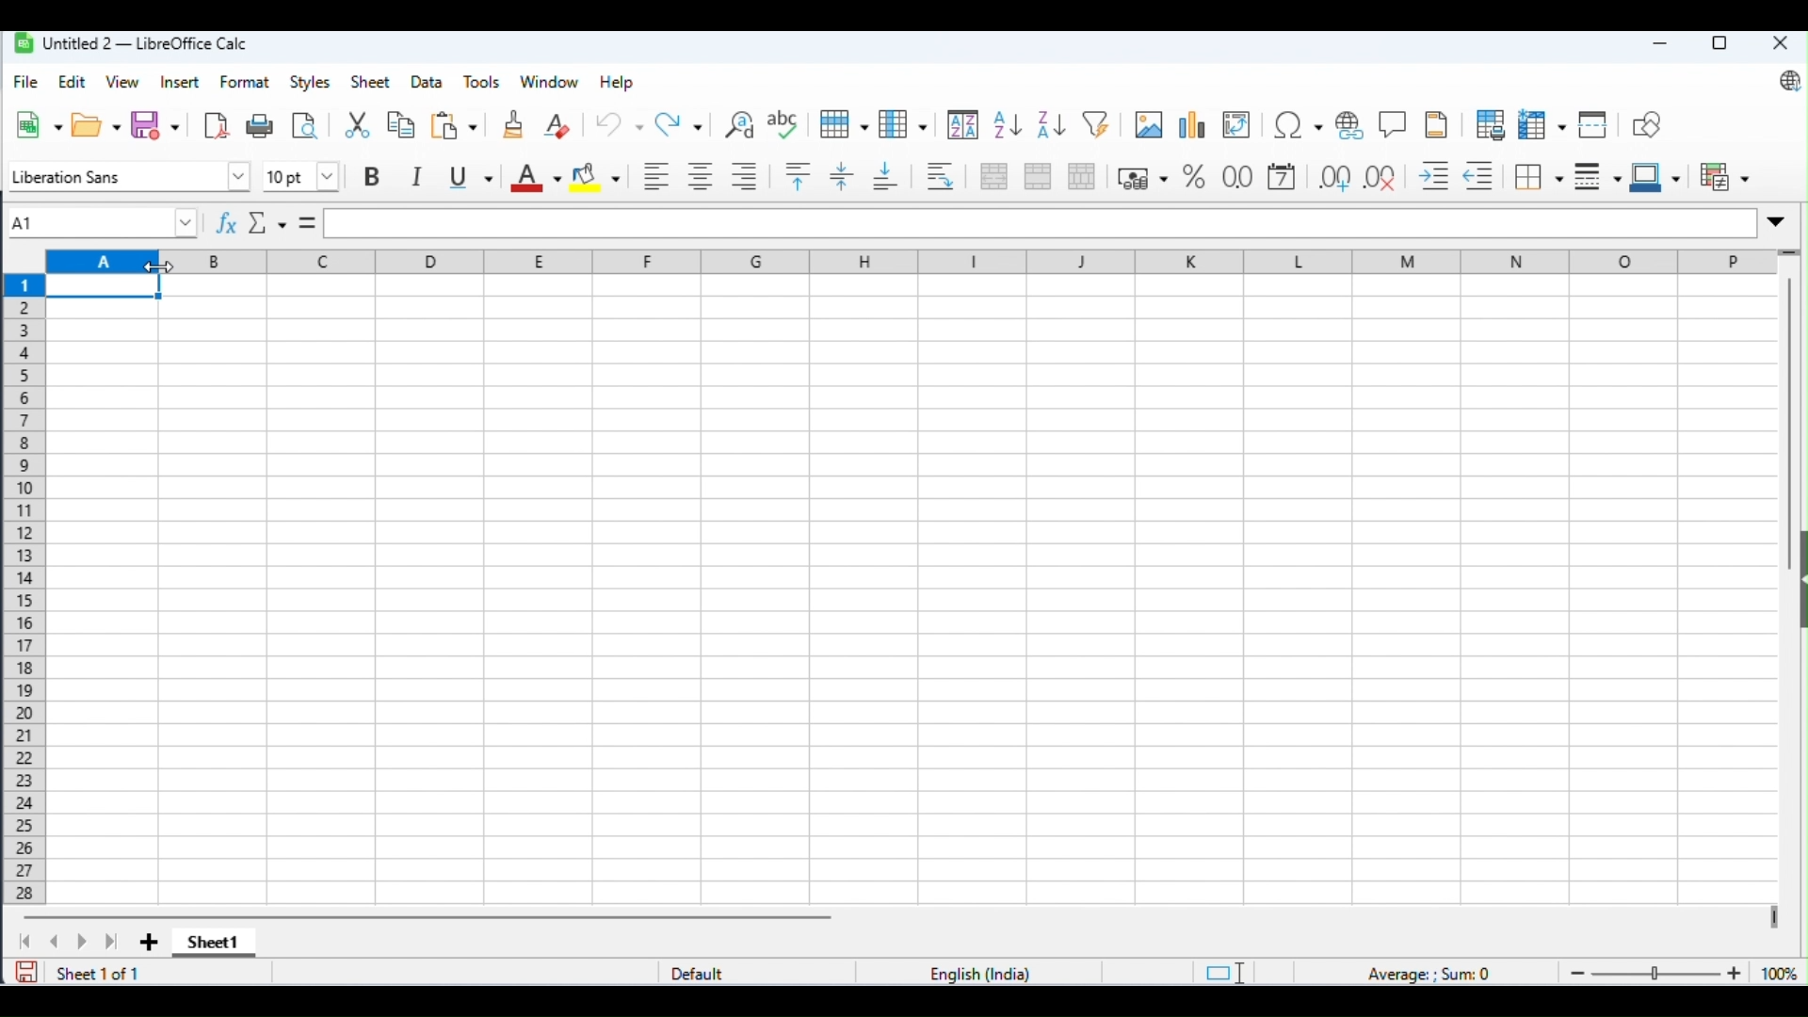 Image resolution: width=1808 pixels, height=1017 pixels. Describe the element at coordinates (1383, 176) in the screenshot. I see `remove decimal place` at that location.